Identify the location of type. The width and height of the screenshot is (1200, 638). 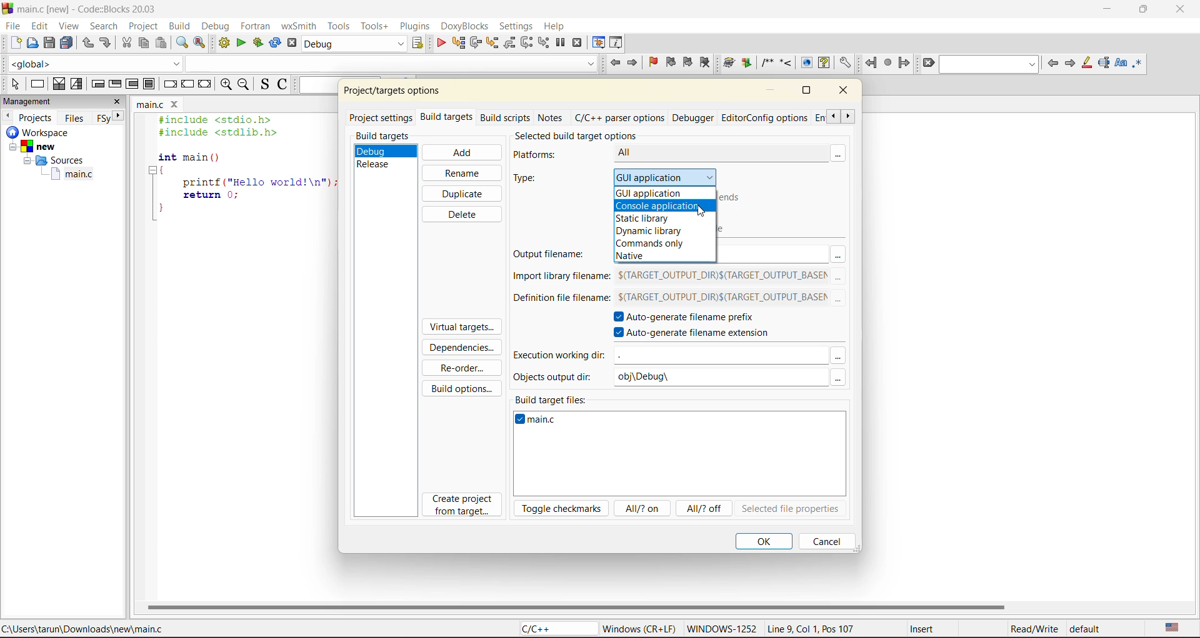
(534, 179).